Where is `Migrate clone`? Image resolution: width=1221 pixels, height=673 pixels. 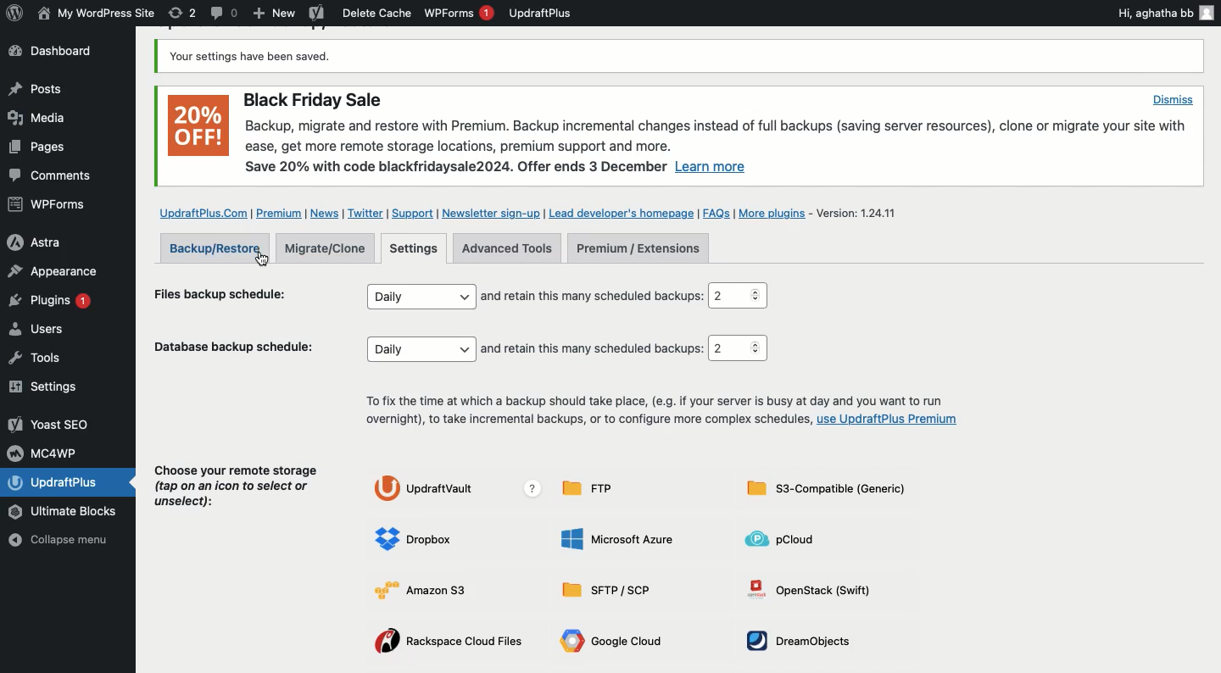
Migrate clone is located at coordinates (328, 248).